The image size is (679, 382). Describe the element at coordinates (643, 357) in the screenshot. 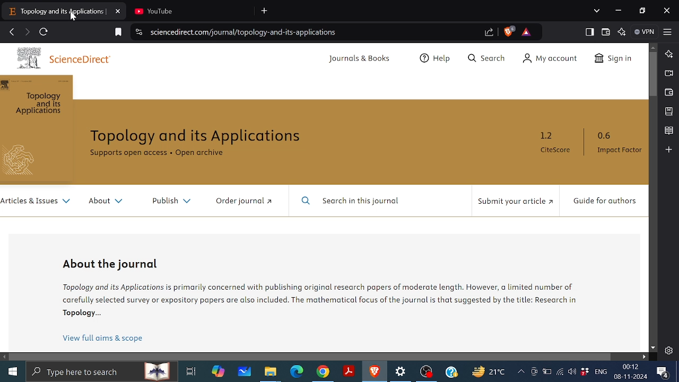

I see `Move right` at that location.